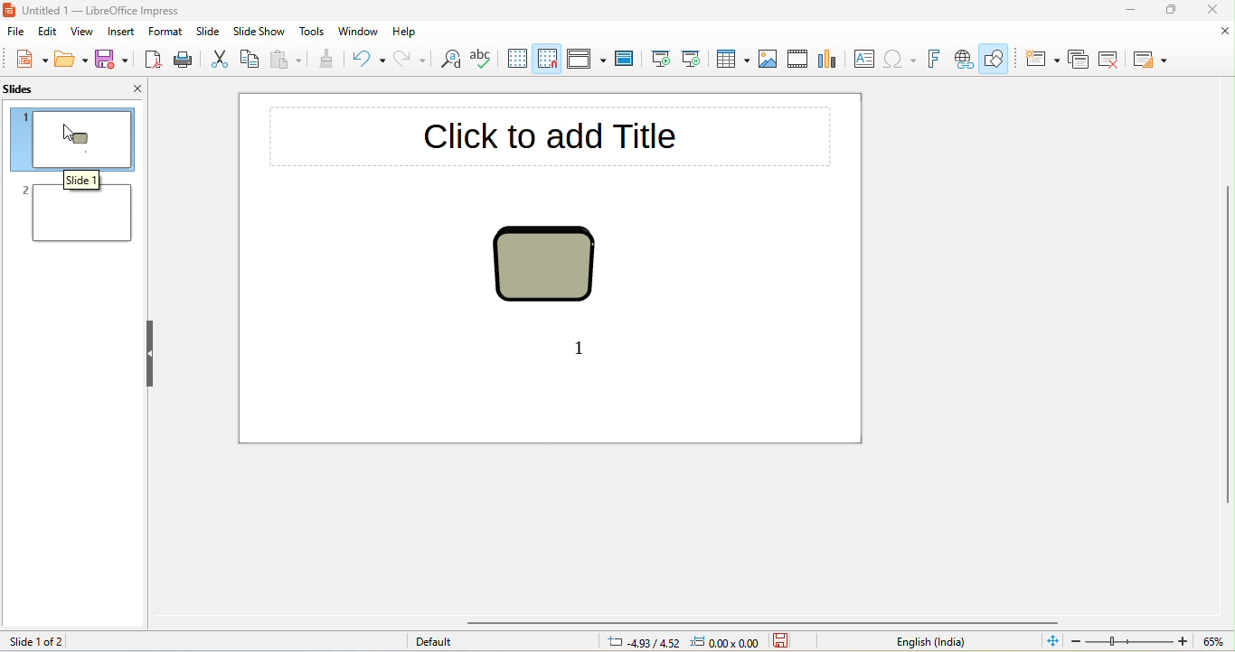 The height and width of the screenshot is (652, 1235). I want to click on clone formatting, so click(329, 61).